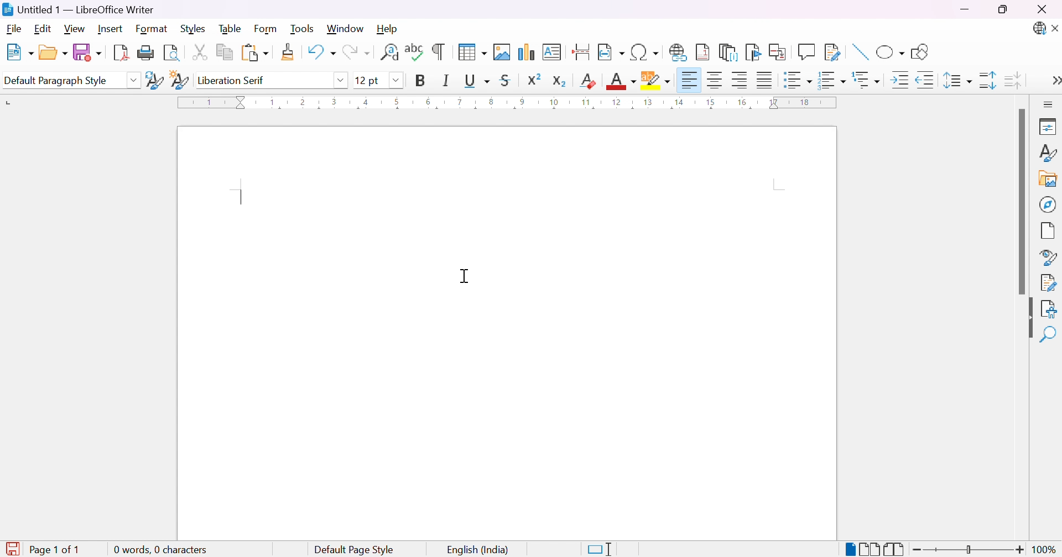 Image resolution: width=1062 pixels, height=557 pixels. Describe the element at coordinates (53, 51) in the screenshot. I see `Open` at that location.